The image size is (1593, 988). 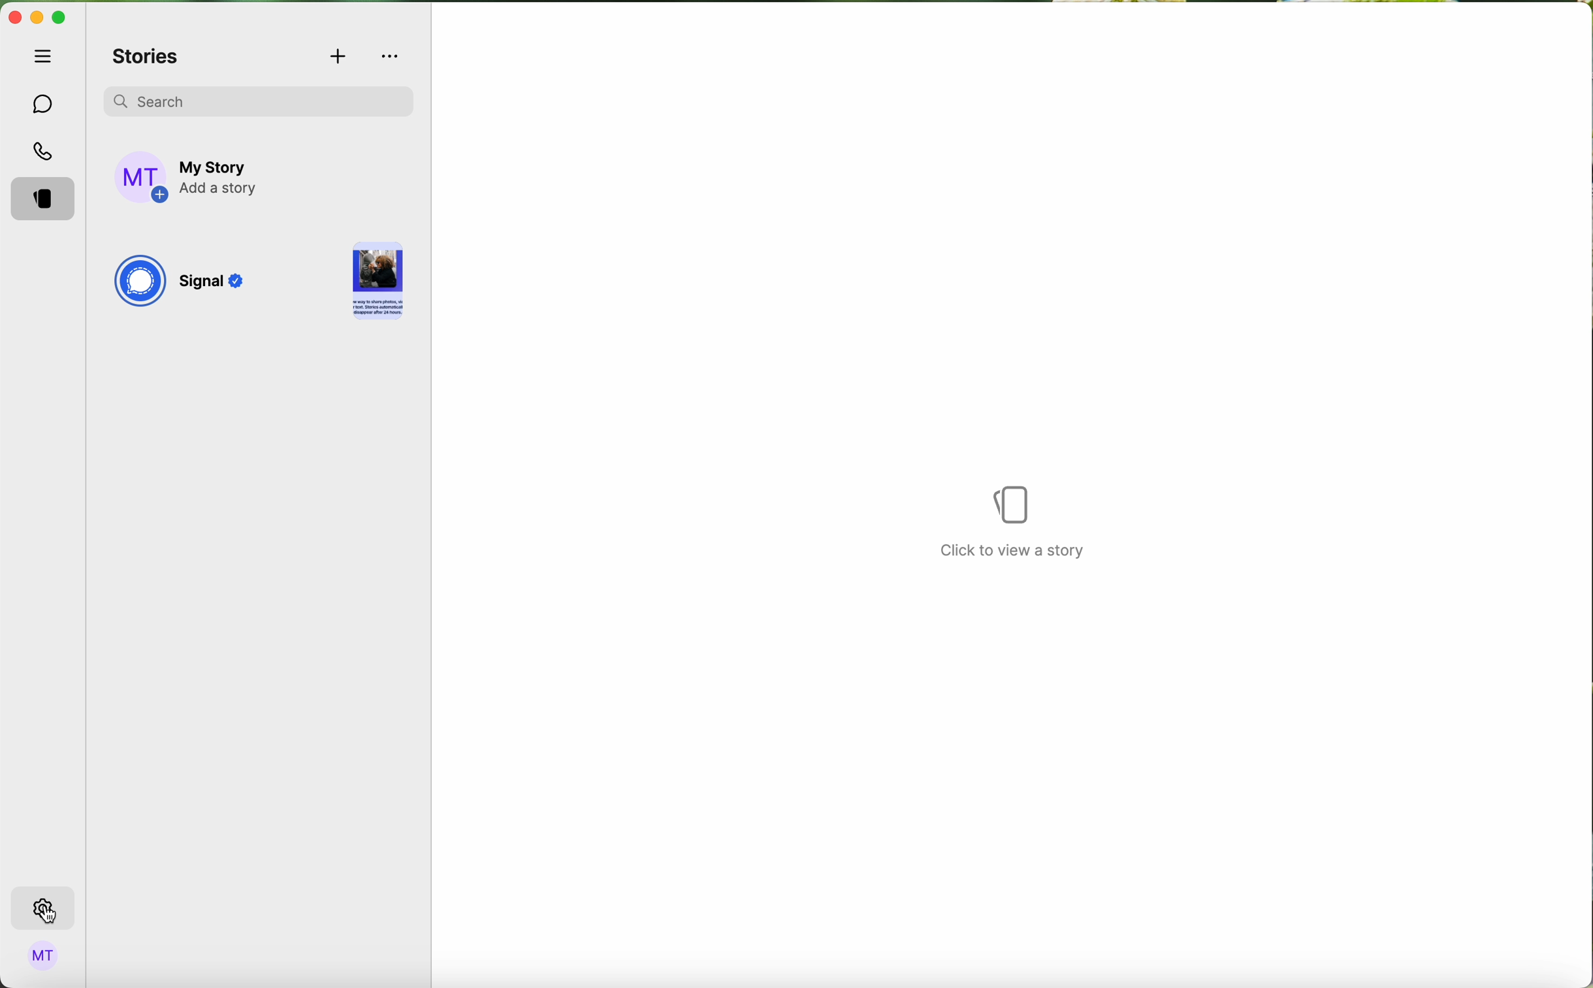 I want to click on hide tabs, so click(x=46, y=56).